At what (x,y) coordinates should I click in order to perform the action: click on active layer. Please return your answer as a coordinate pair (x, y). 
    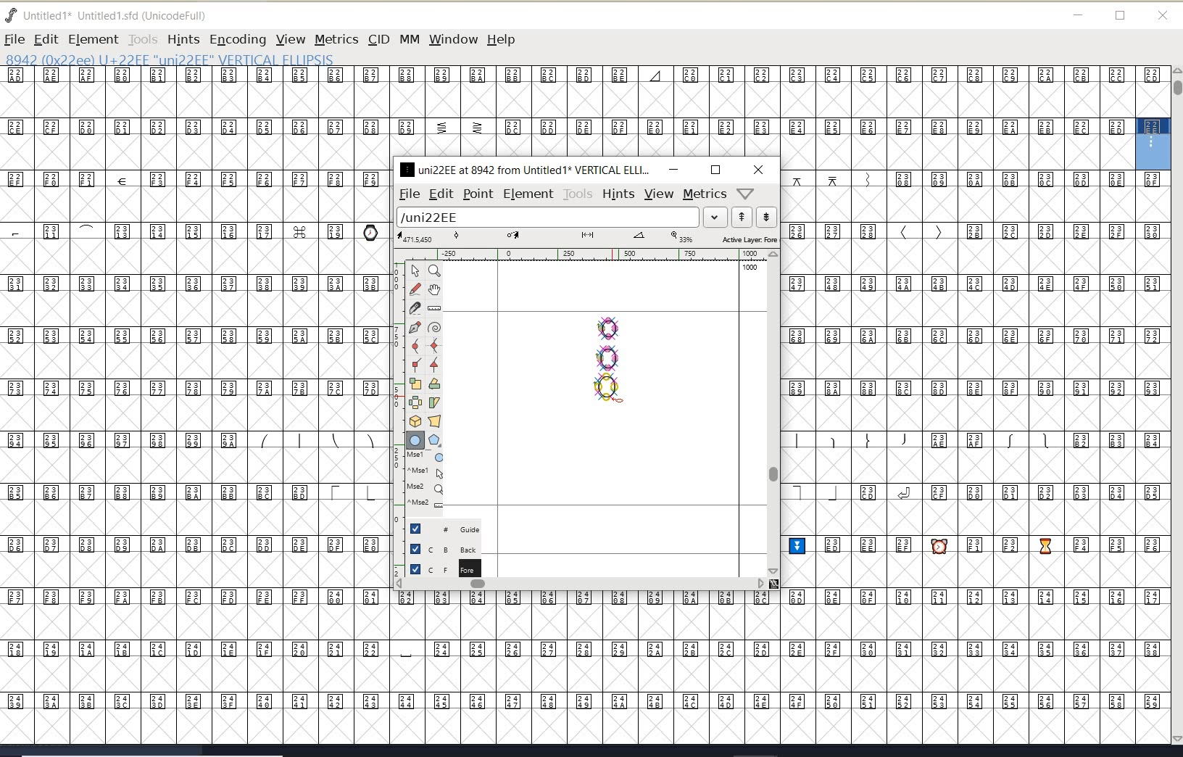
    Looking at the image, I should click on (588, 239).